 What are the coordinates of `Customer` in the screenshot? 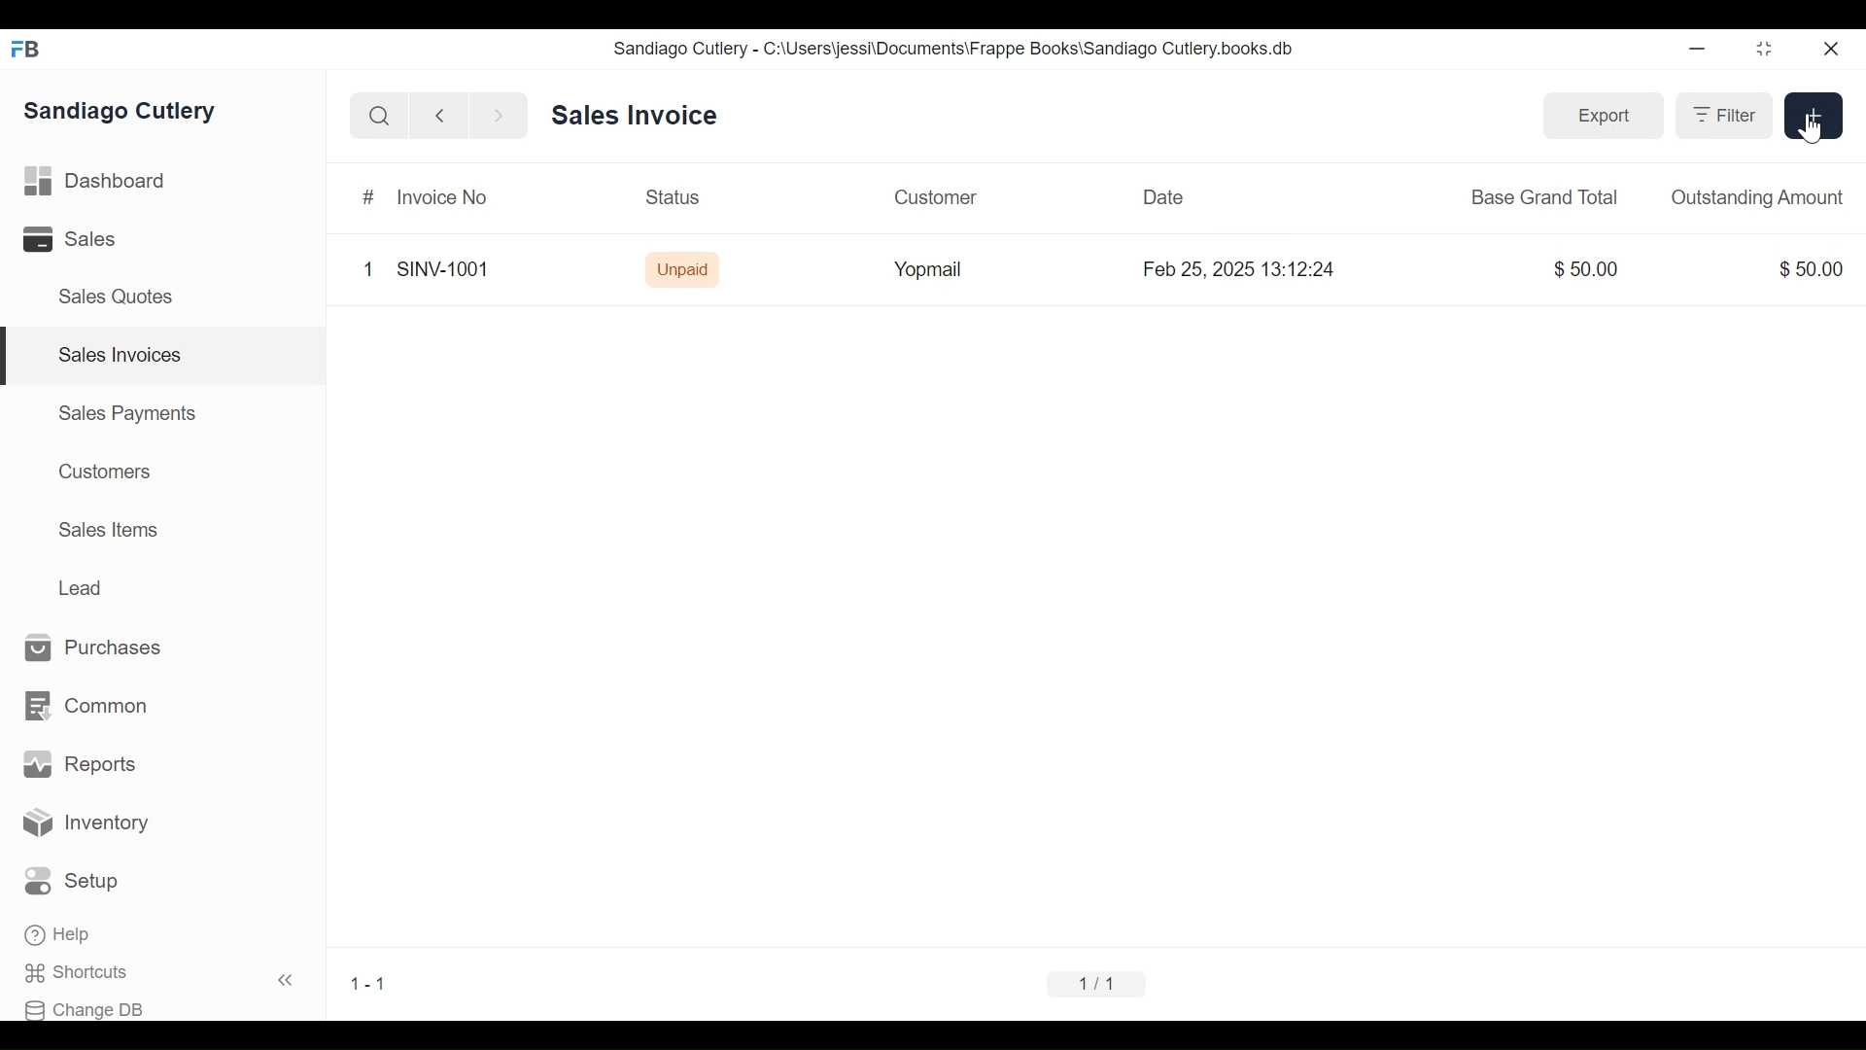 It's located at (937, 196).